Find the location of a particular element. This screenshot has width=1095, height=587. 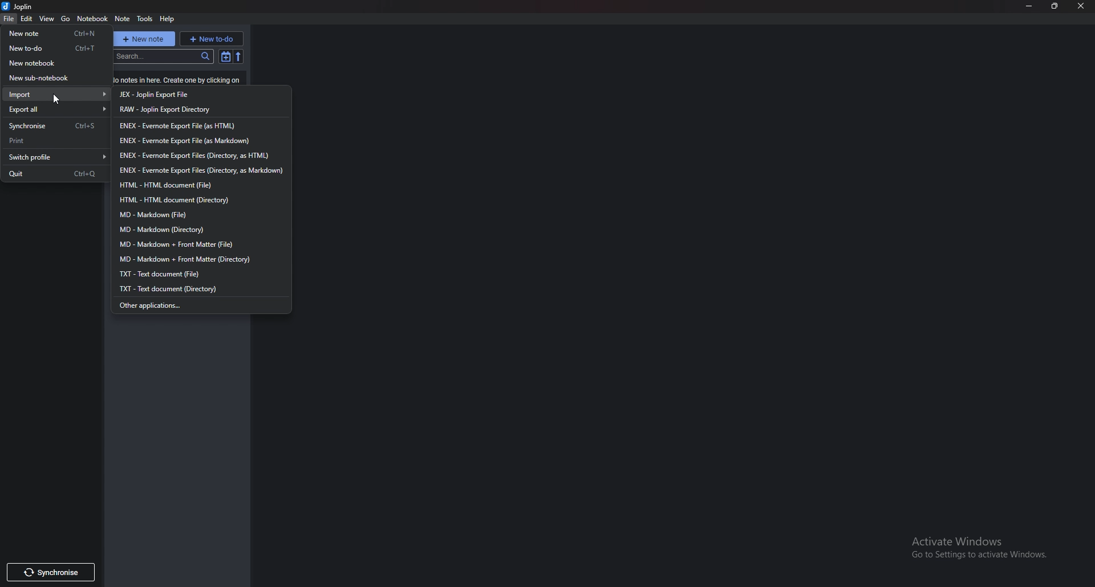

joplin is located at coordinates (20, 7).